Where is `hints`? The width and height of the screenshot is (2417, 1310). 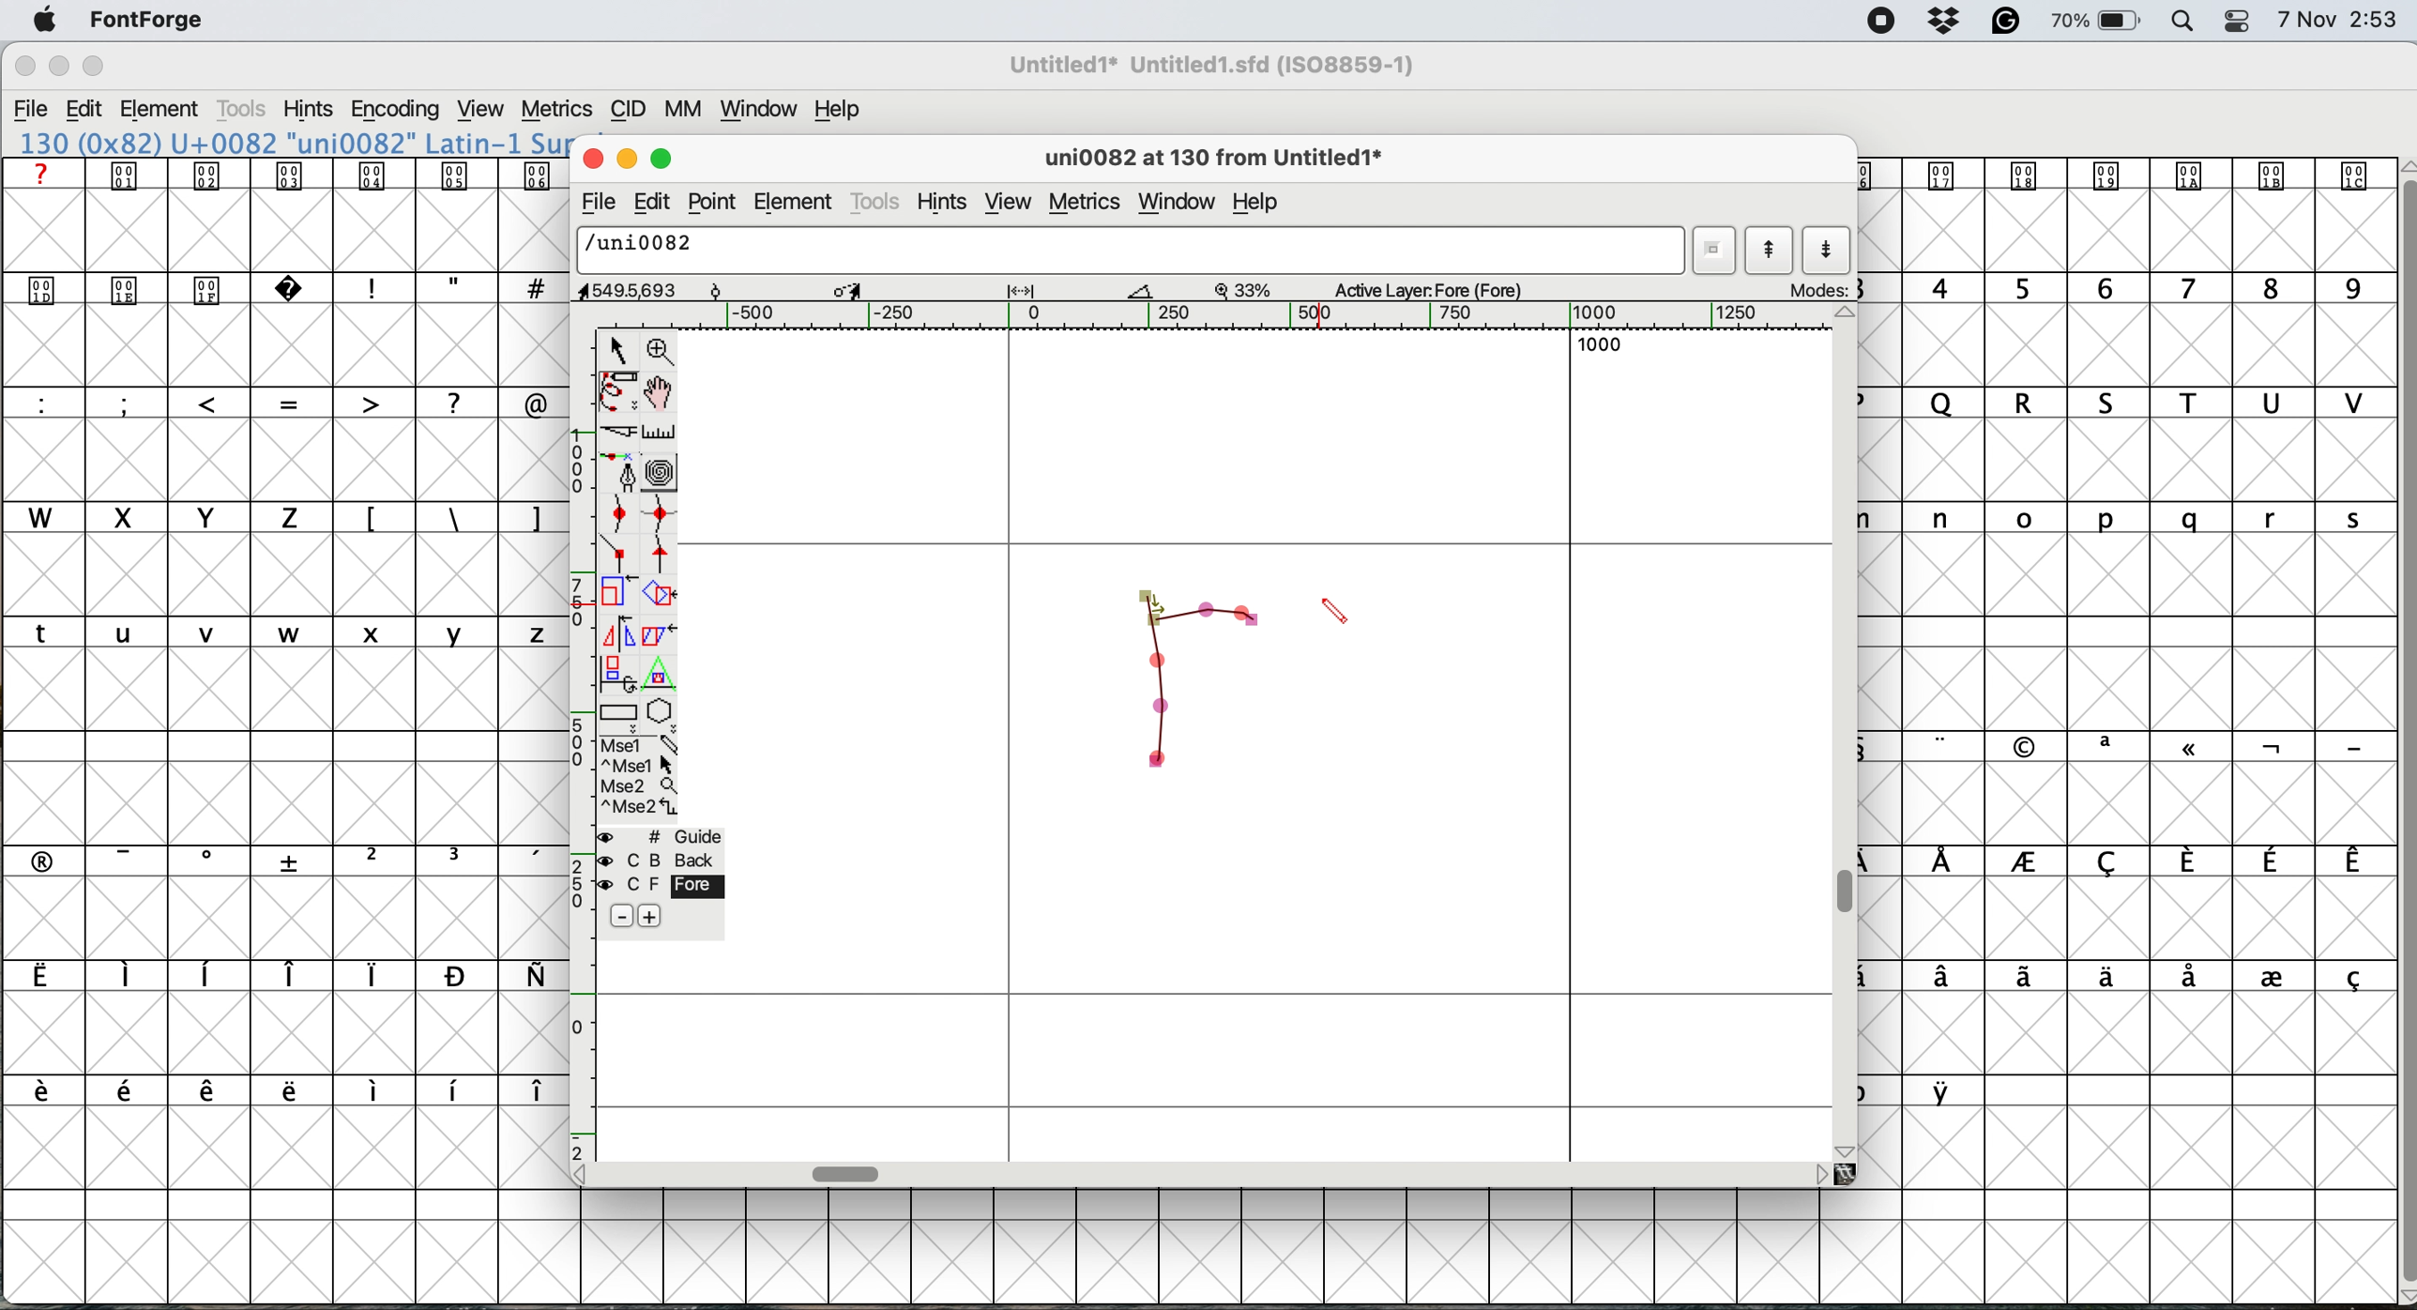
hints is located at coordinates (310, 111).